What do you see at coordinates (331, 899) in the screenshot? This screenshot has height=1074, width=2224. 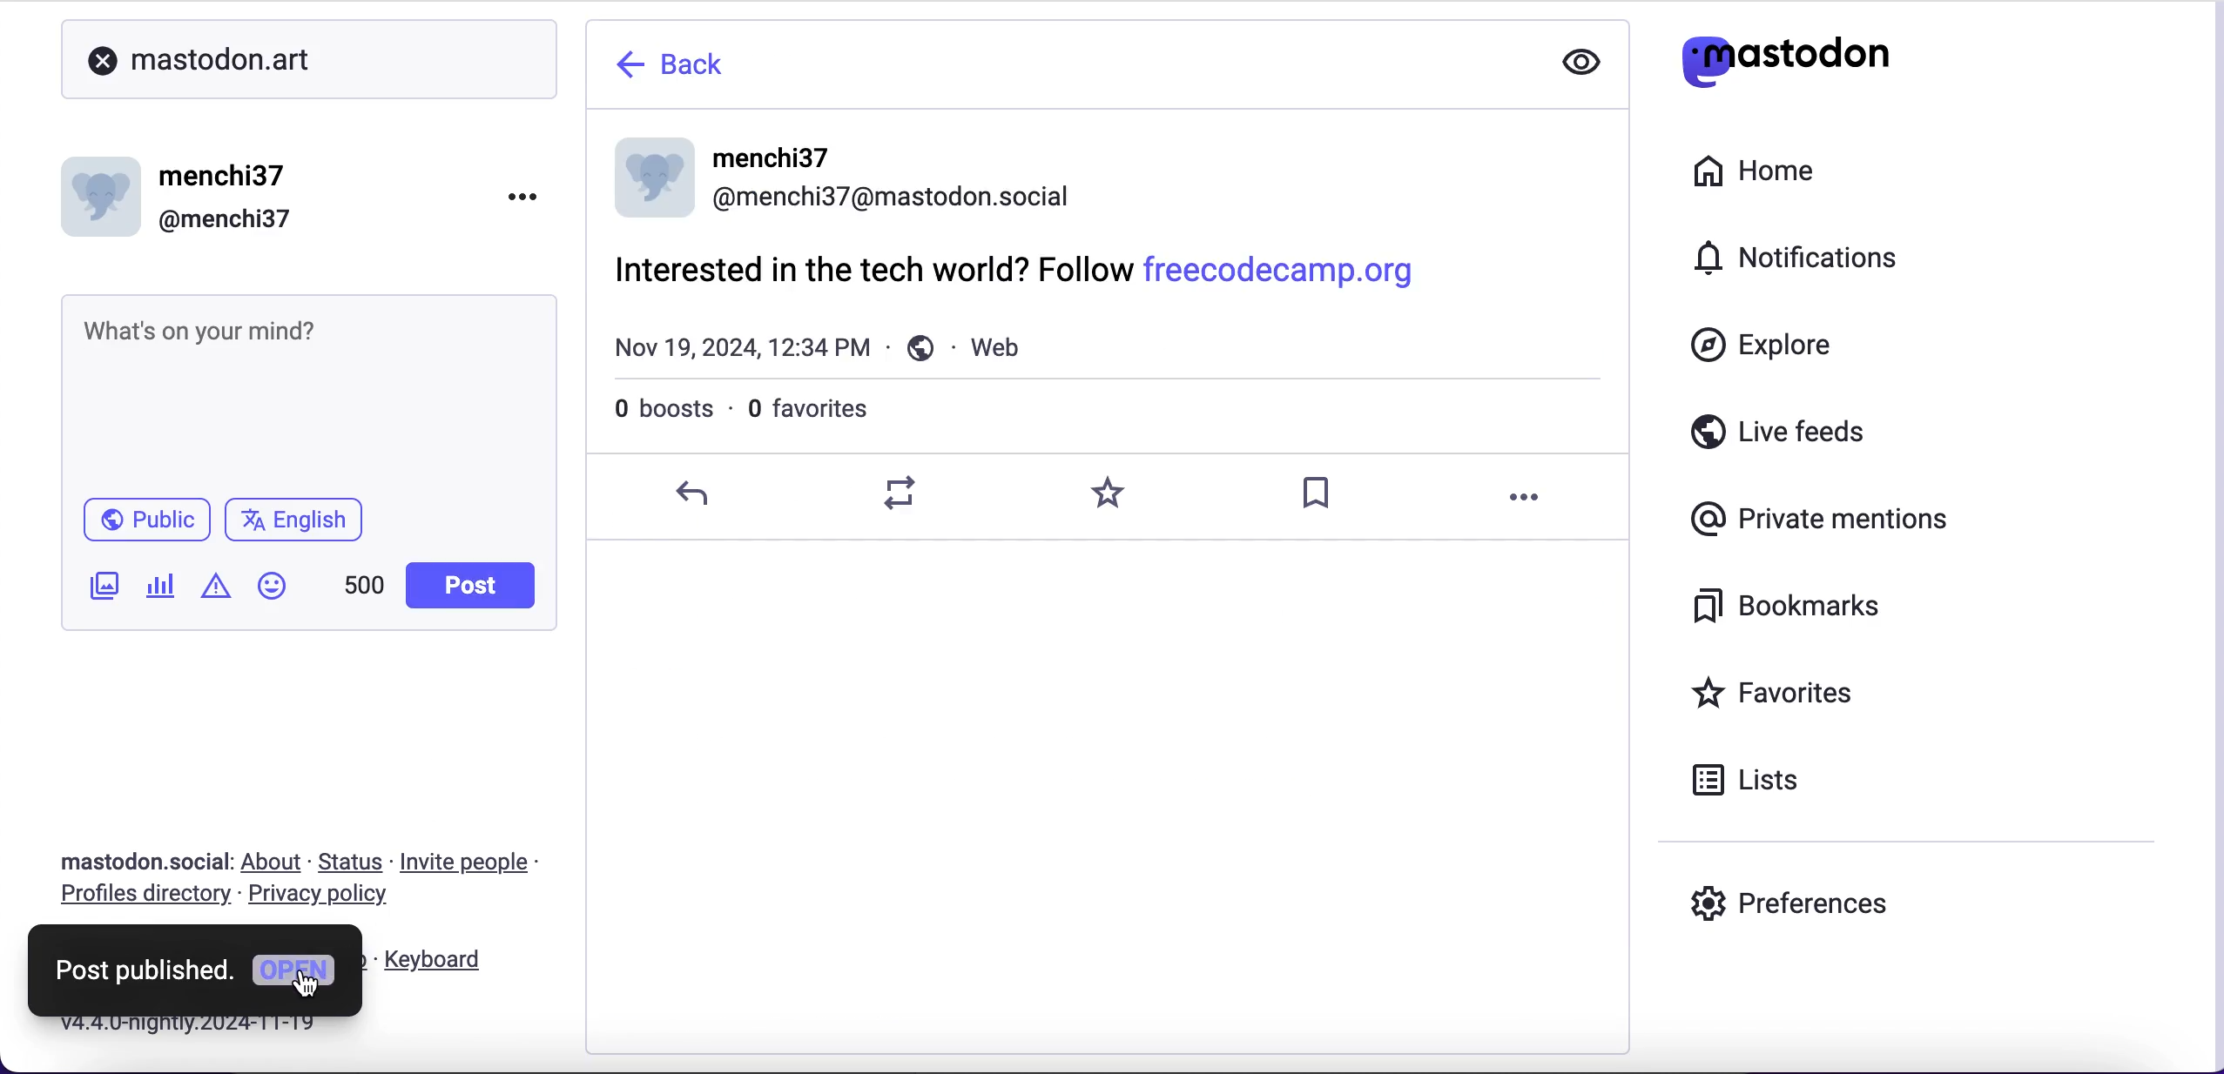 I see `privacy policy` at bounding box center [331, 899].